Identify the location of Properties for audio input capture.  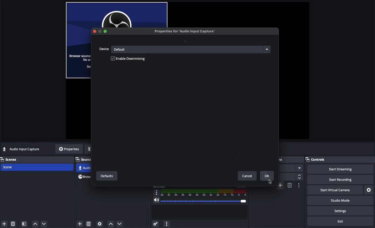
(185, 31).